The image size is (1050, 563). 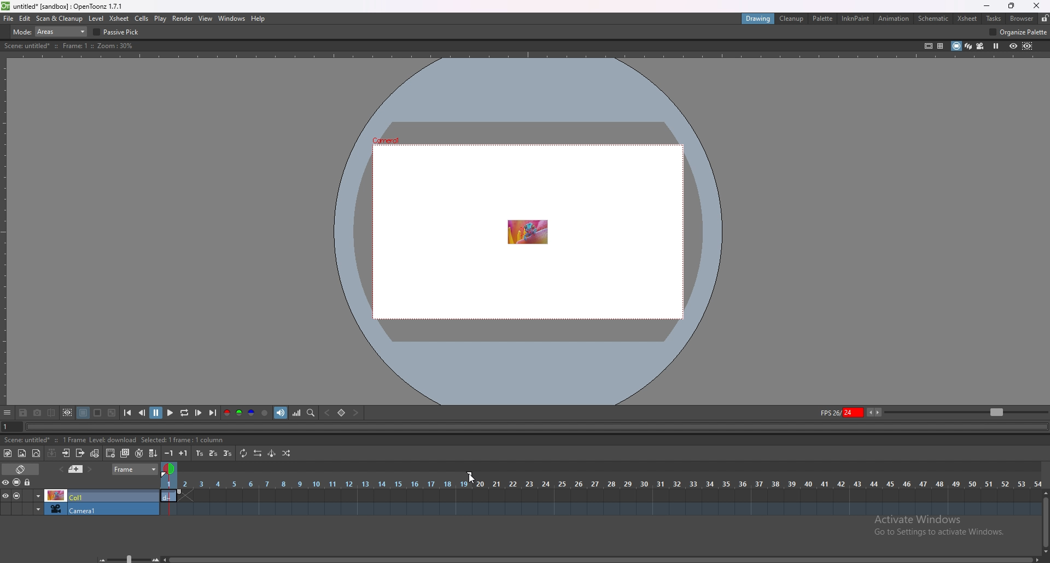 I want to click on close, so click(x=1037, y=5).